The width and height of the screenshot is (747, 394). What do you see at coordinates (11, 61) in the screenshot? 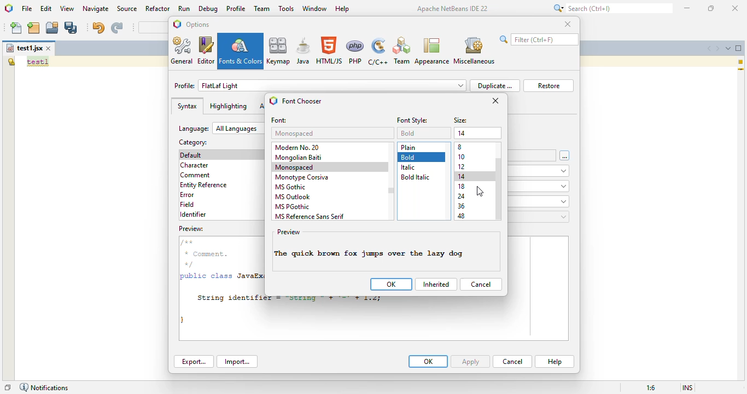
I see `the global variable "test1" is not declared.` at bounding box center [11, 61].